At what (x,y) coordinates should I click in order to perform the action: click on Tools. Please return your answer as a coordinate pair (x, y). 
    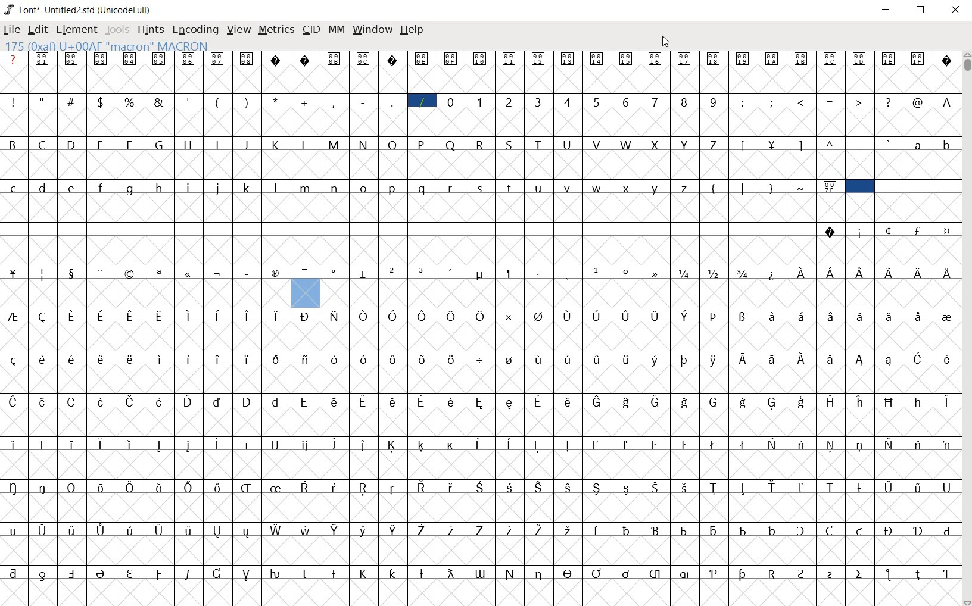
    Looking at the image, I should click on (117, 29).